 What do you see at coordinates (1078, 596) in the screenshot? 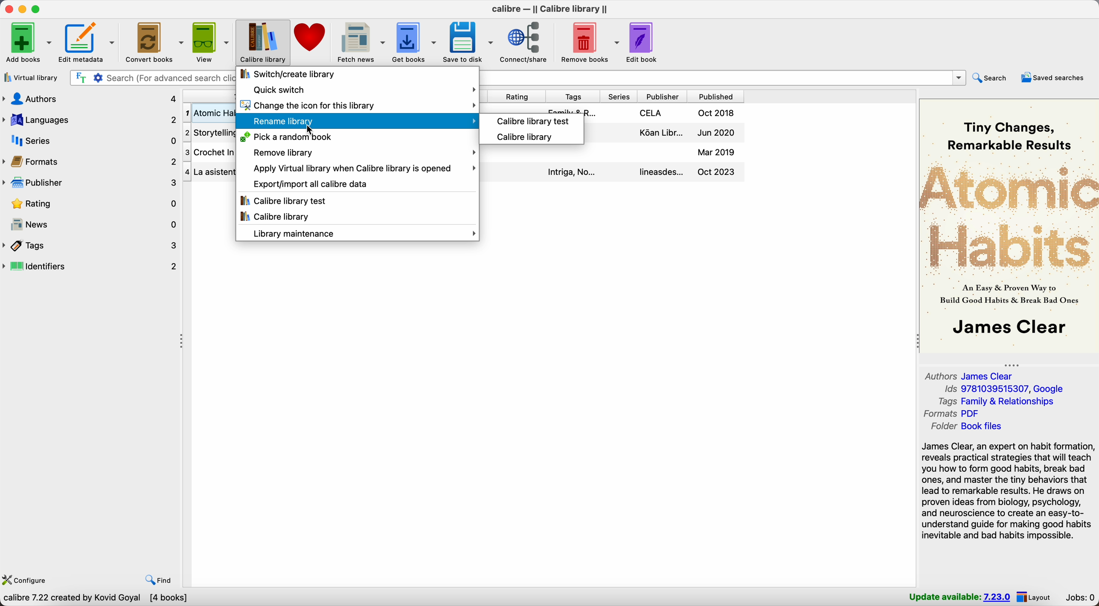
I see `jobs: 0` at bounding box center [1078, 596].